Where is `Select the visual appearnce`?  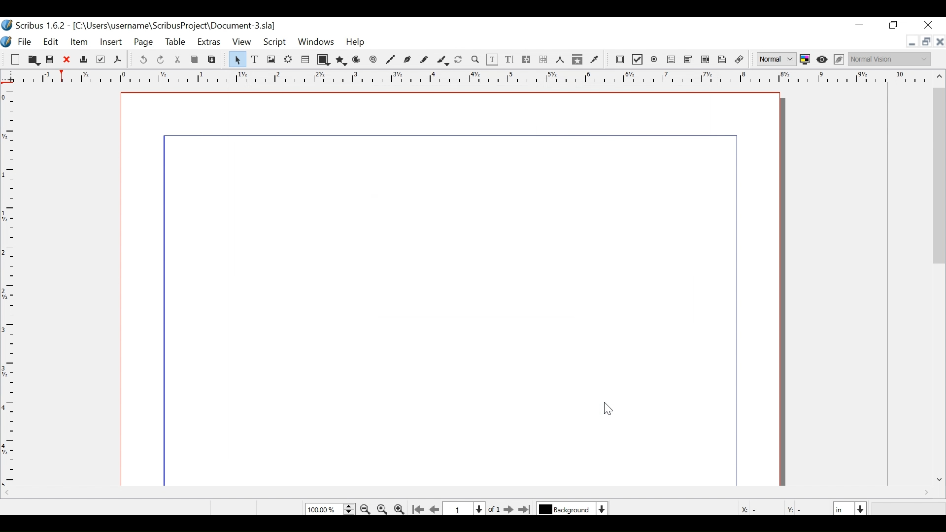 Select the visual appearnce is located at coordinates (892, 59).